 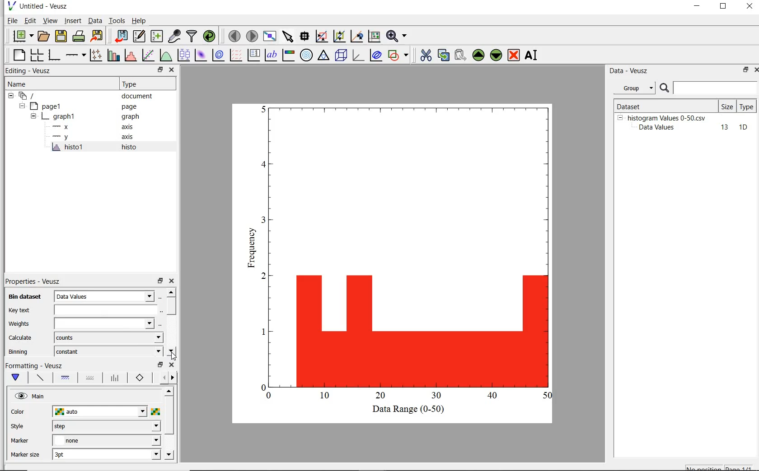 What do you see at coordinates (19, 427) in the screenshot?
I see `Style` at bounding box center [19, 427].